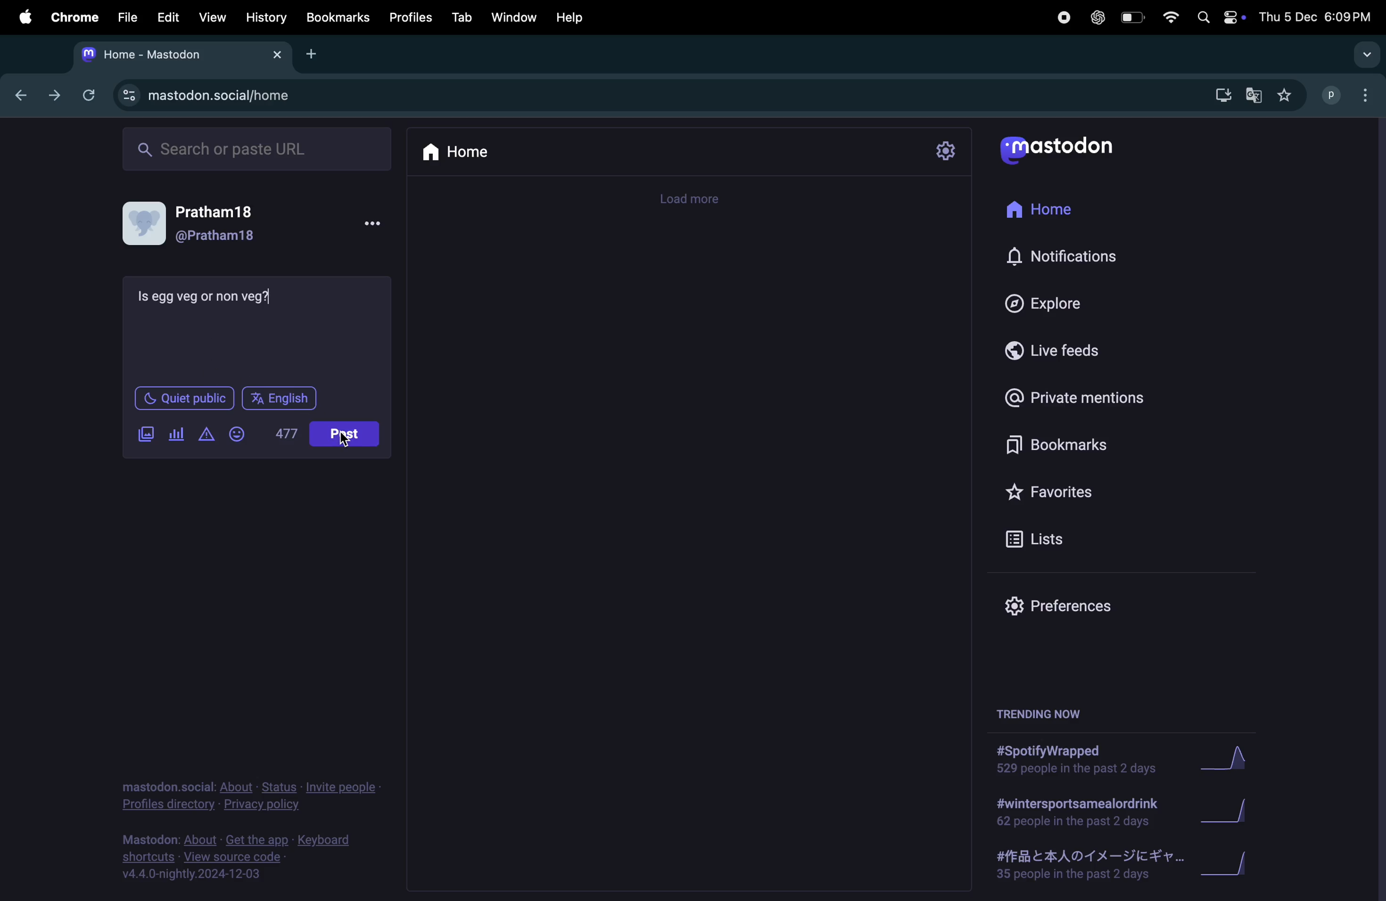  What do you see at coordinates (574, 17) in the screenshot?
I see `help` at bounding box center [574, 17].